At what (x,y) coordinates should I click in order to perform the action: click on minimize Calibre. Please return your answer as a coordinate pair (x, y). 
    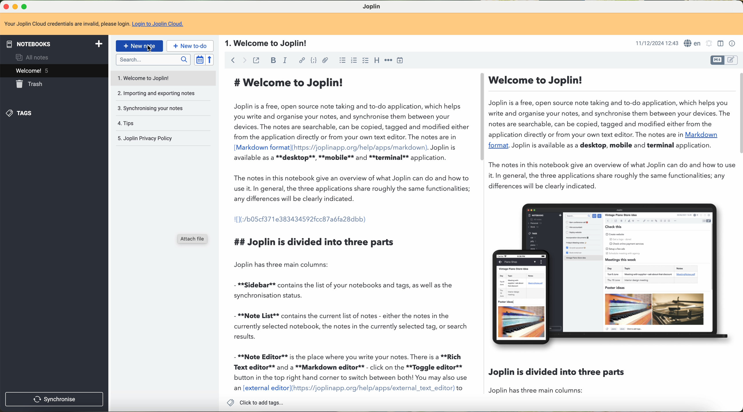
    Looking at the image, I should click on (16, 6).